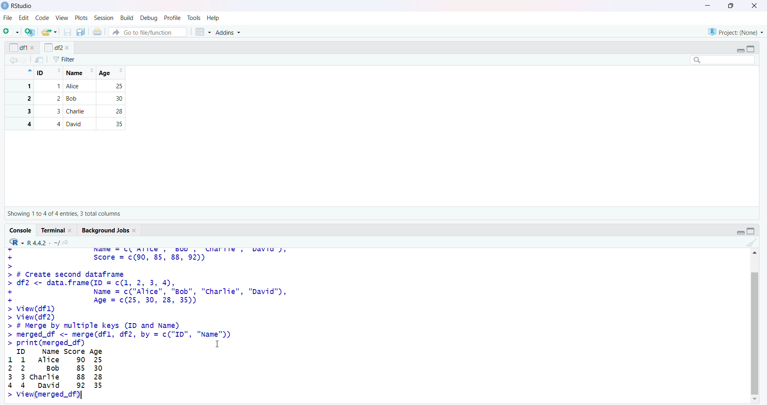 This screenshot has width=767, height=405. I want to click on scroll up, so click(754, 252).